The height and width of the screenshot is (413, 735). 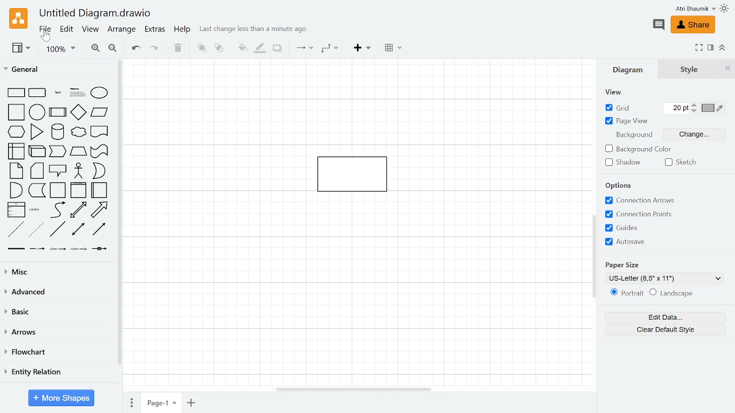 What do you see at coordinates (59, 272) in the screenshot?
I see `Misc` at bounding box center [59, 272].